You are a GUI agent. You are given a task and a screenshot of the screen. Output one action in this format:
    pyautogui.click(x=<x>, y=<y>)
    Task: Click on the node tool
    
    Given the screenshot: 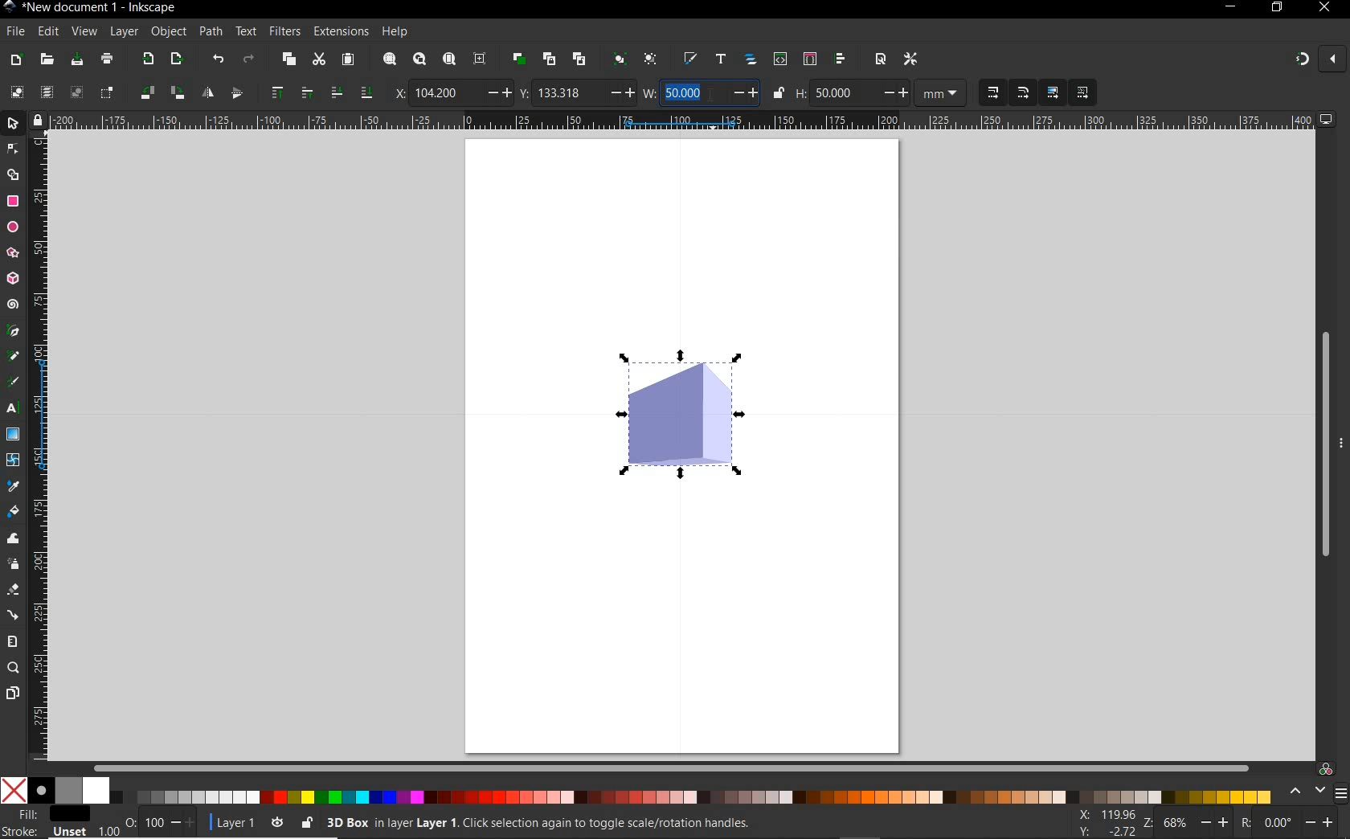 What is the action you would take?
    pyautogui.click(x=13, y=149)
    